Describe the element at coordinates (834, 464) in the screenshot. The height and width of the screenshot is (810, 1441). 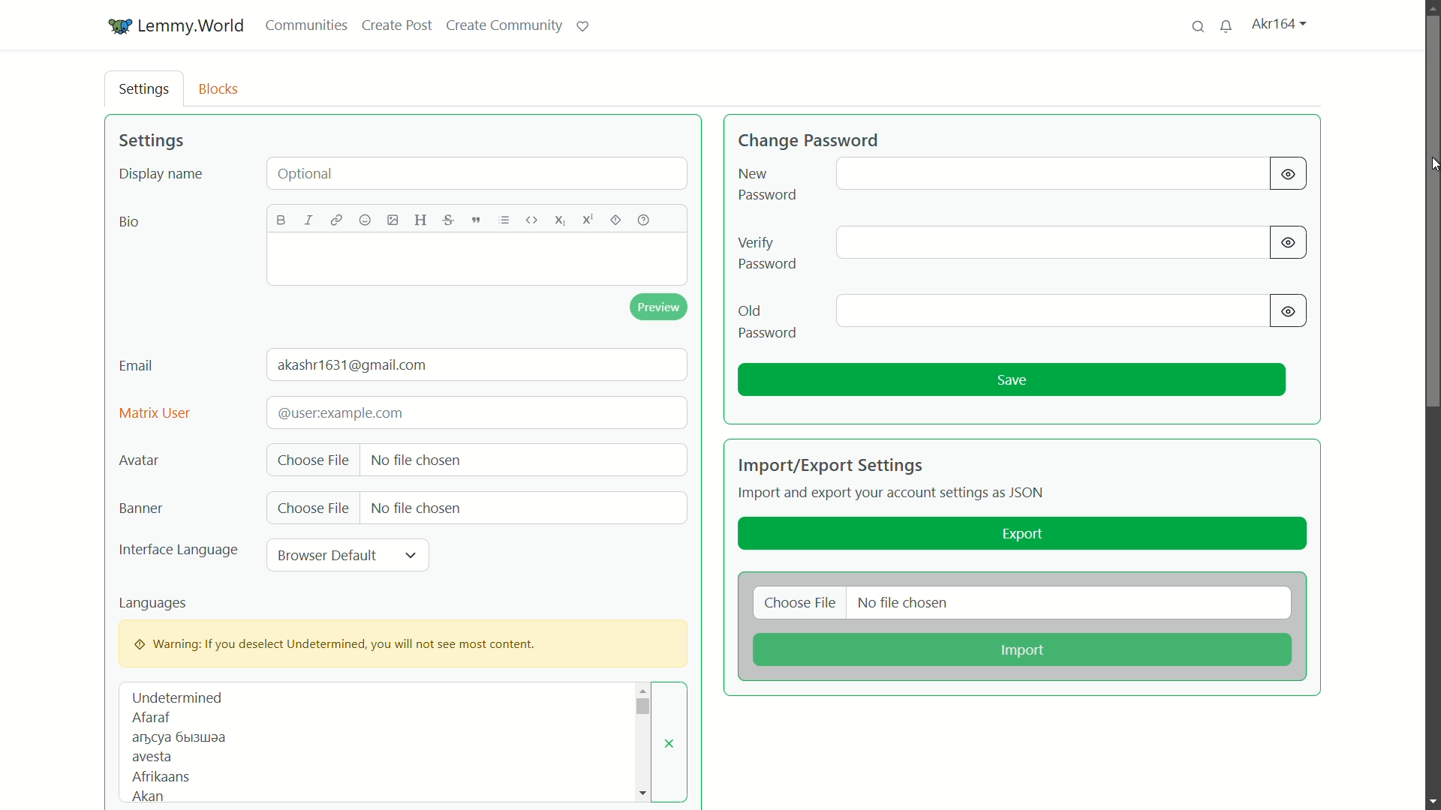
I see `import/export settings` at that location.